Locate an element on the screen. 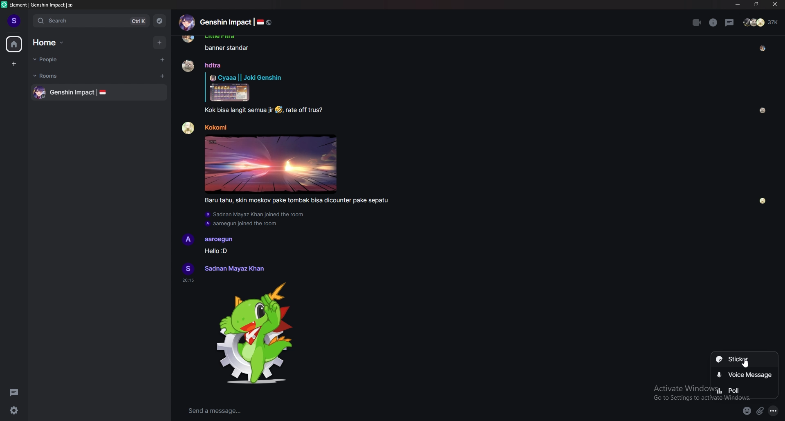 Image resolution: width=785 pixels, height=421 pixels. home is located at coordinates (53, 43).